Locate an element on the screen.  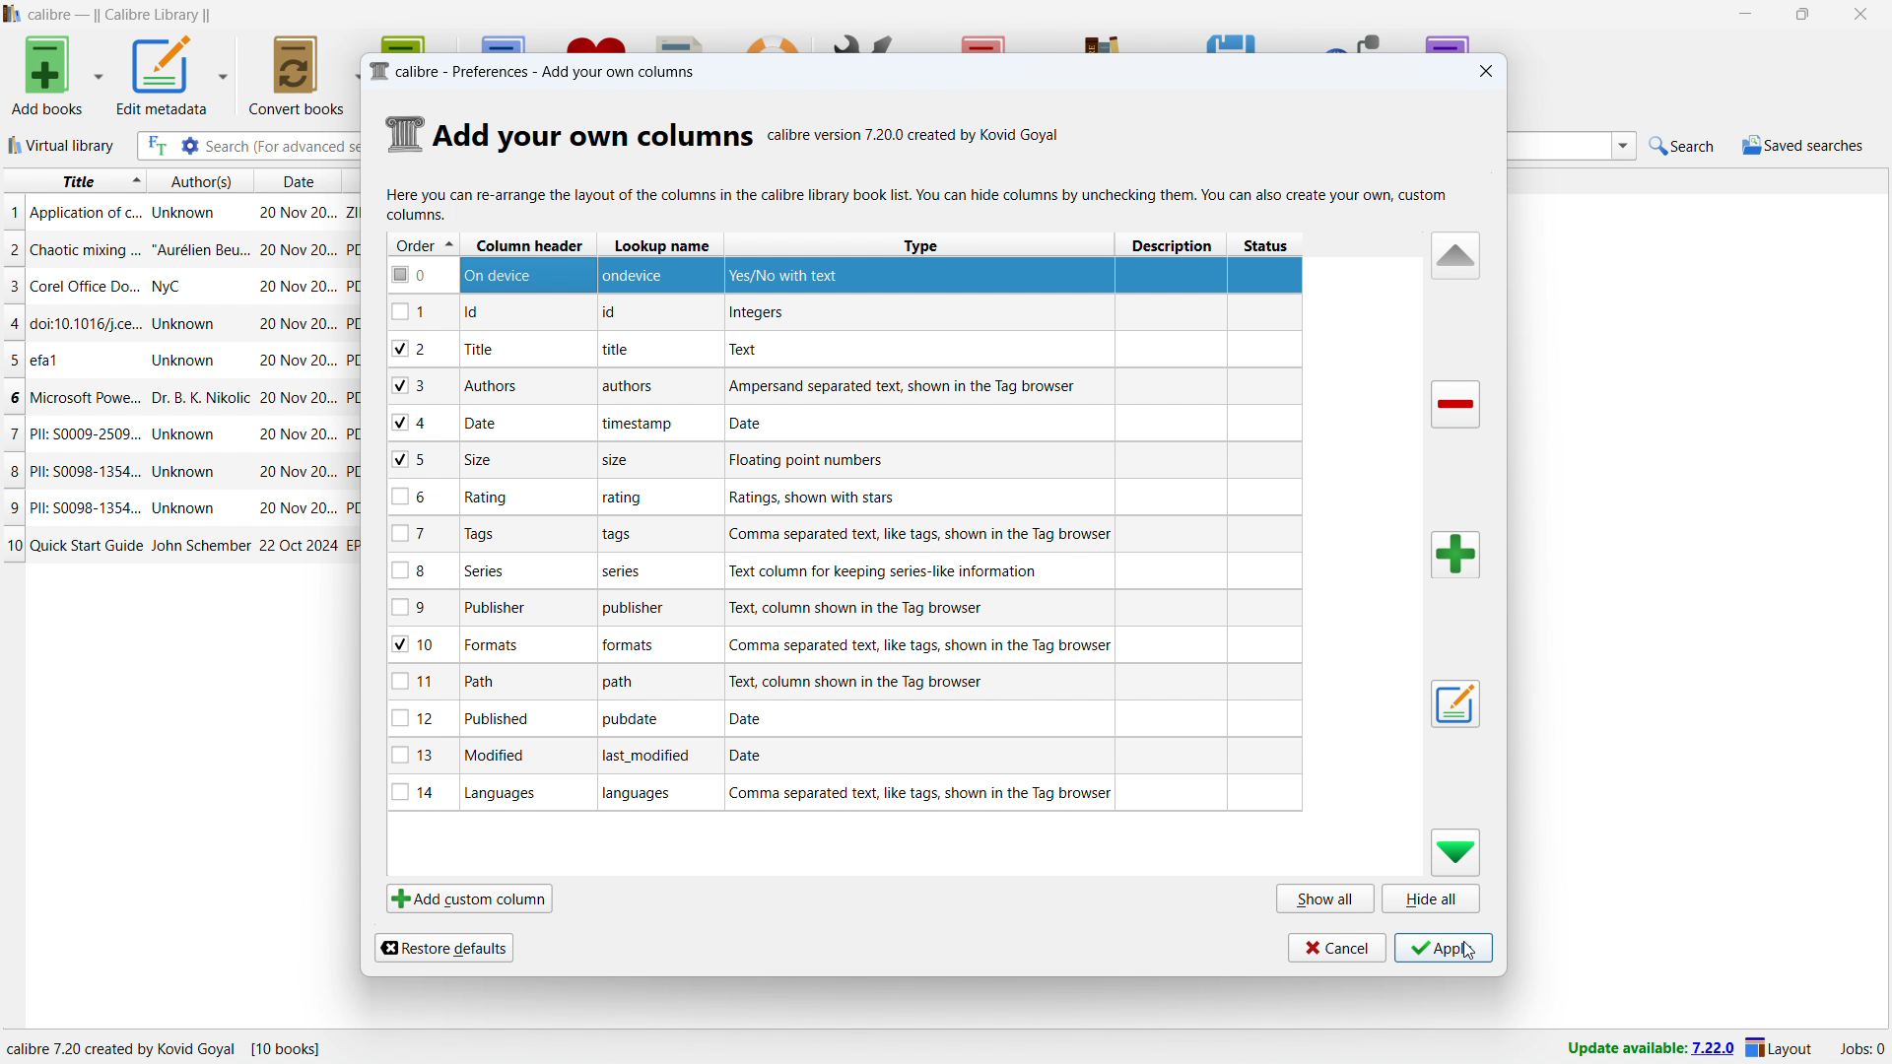
apply is located at coordinates (1443, 948).